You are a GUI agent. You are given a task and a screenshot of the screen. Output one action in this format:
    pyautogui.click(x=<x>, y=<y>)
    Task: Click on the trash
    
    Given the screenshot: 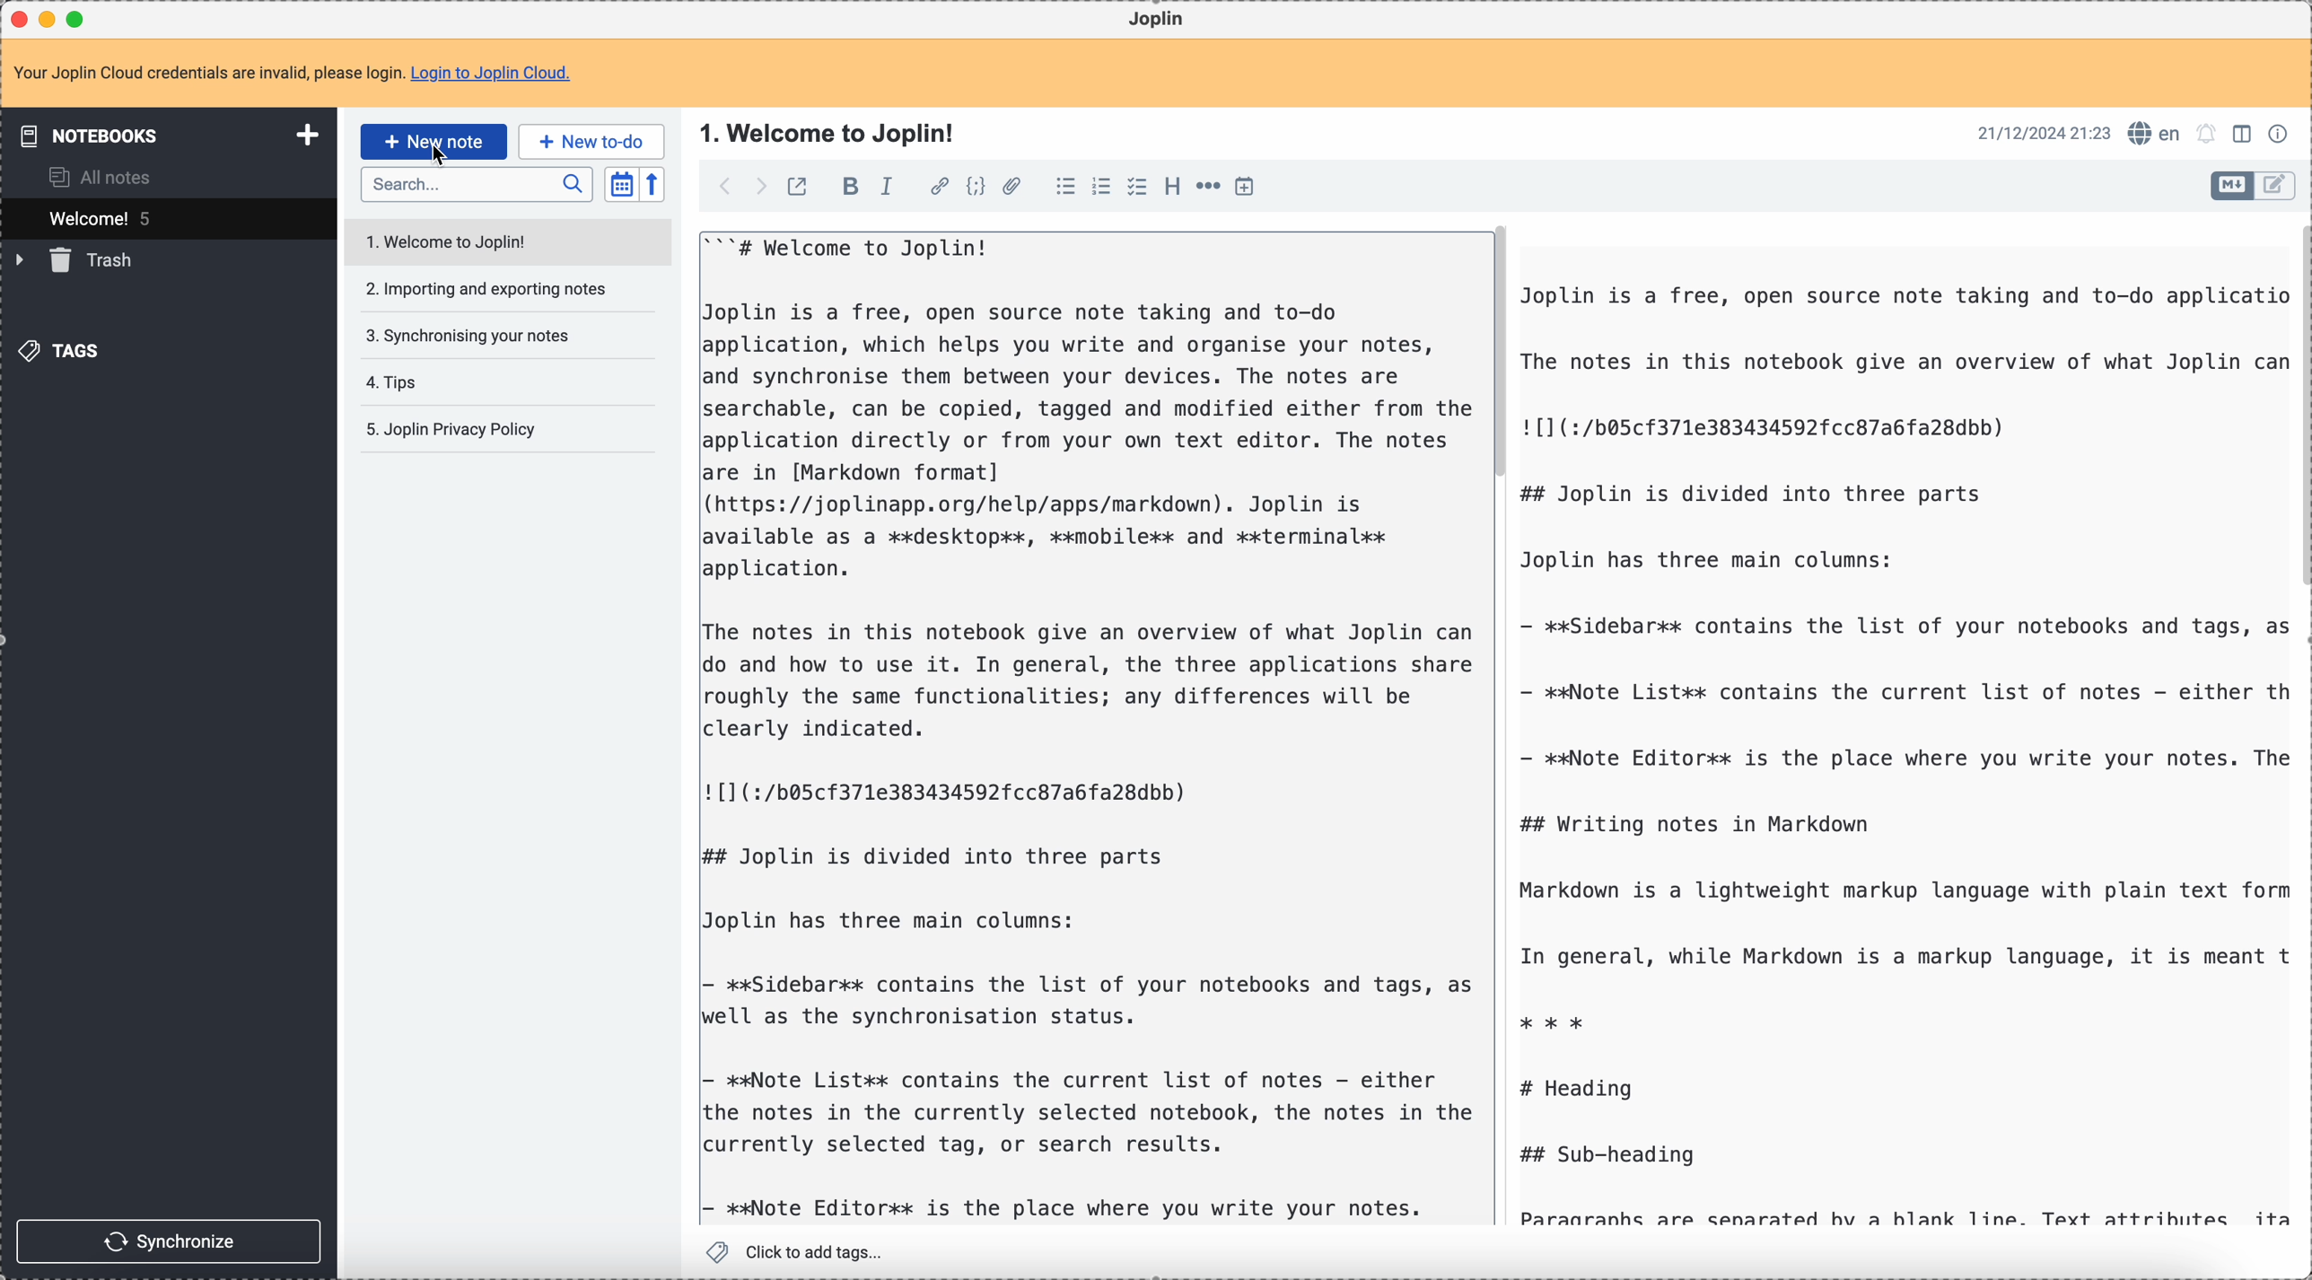 What is the action you would take?
    pyautogui.click(x=78, y=262)
    